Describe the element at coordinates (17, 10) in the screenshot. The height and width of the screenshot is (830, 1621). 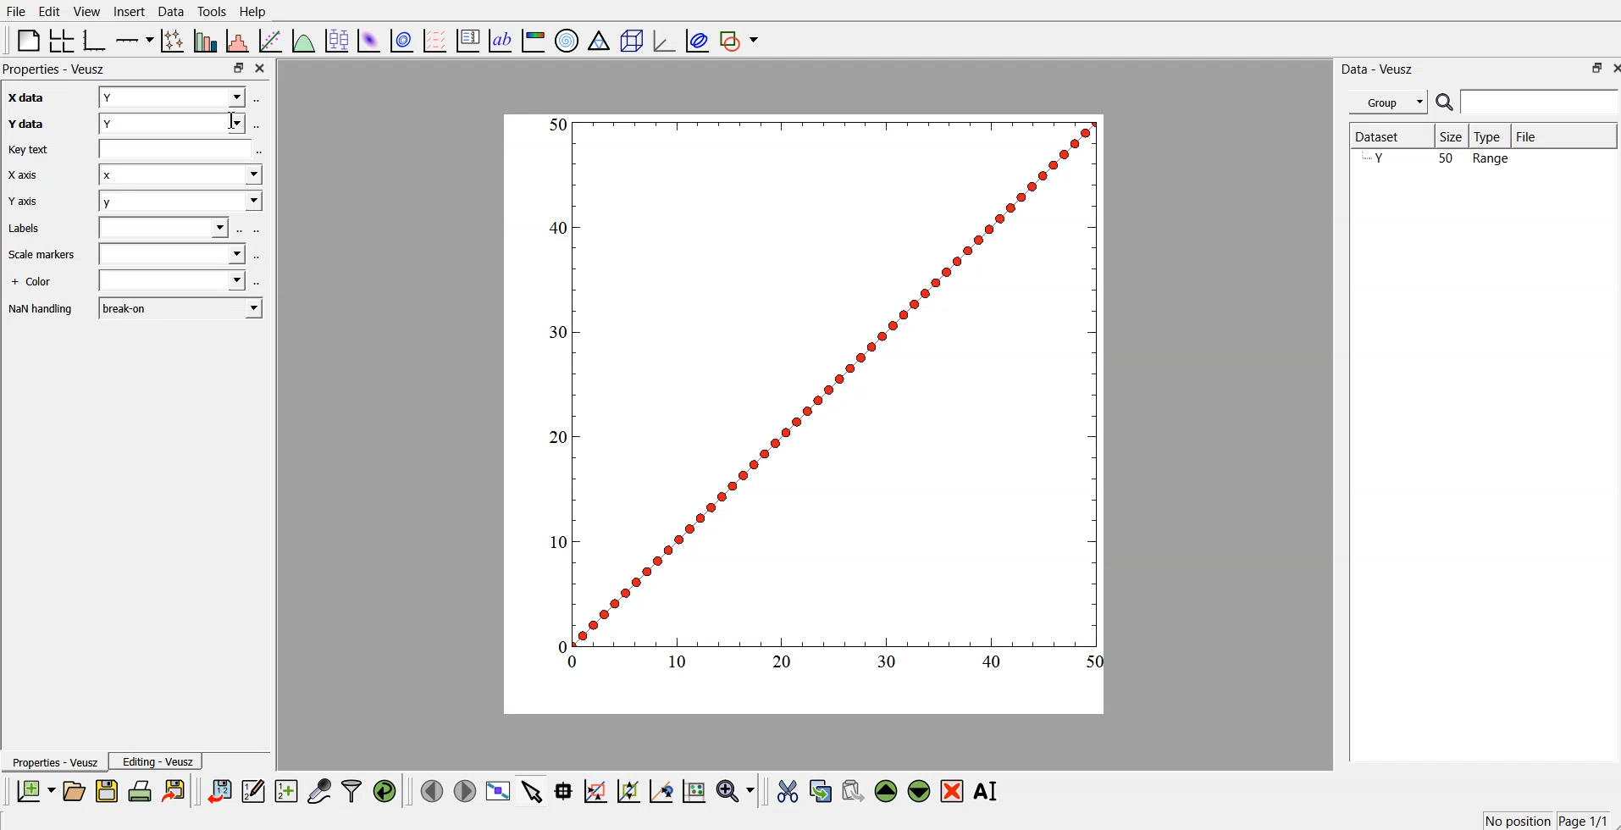
I see `File` at that location.